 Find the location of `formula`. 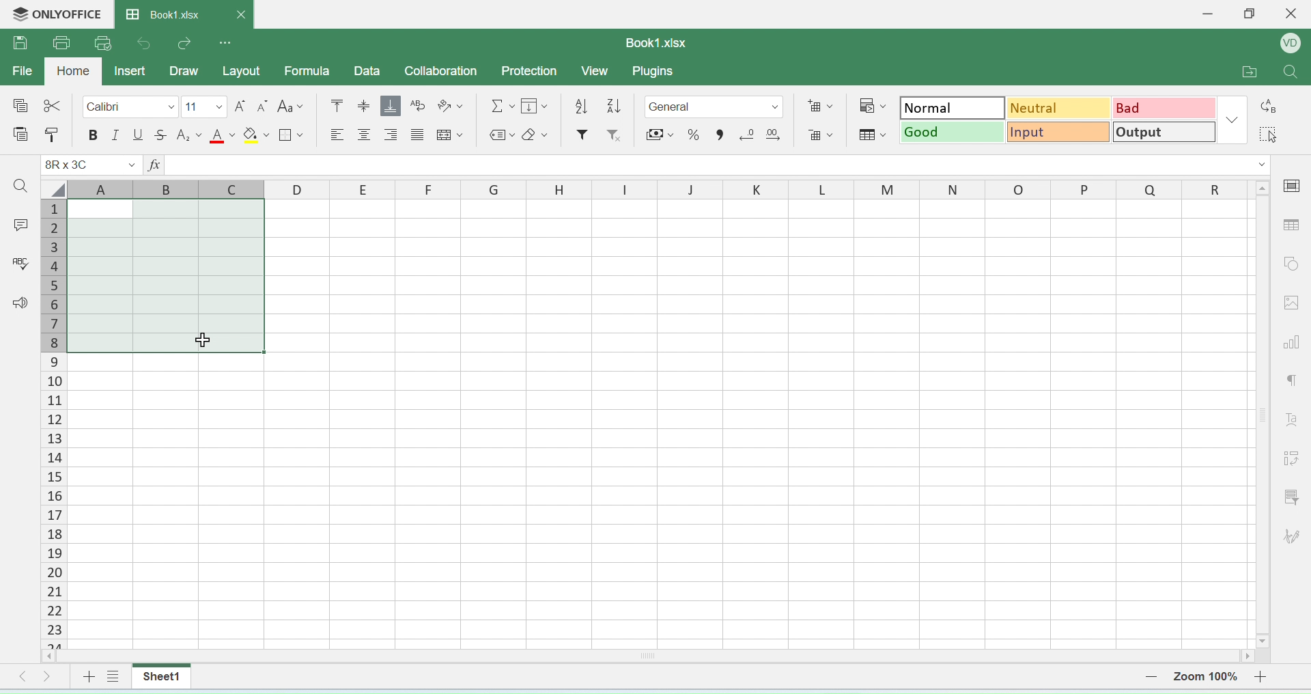

formula is located at coordinates (498, 107).